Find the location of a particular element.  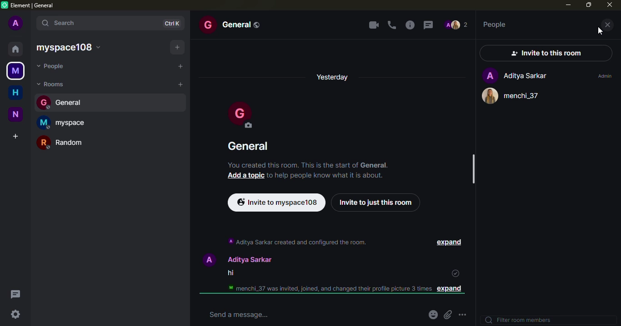

add is located at coordinates (16, 135).